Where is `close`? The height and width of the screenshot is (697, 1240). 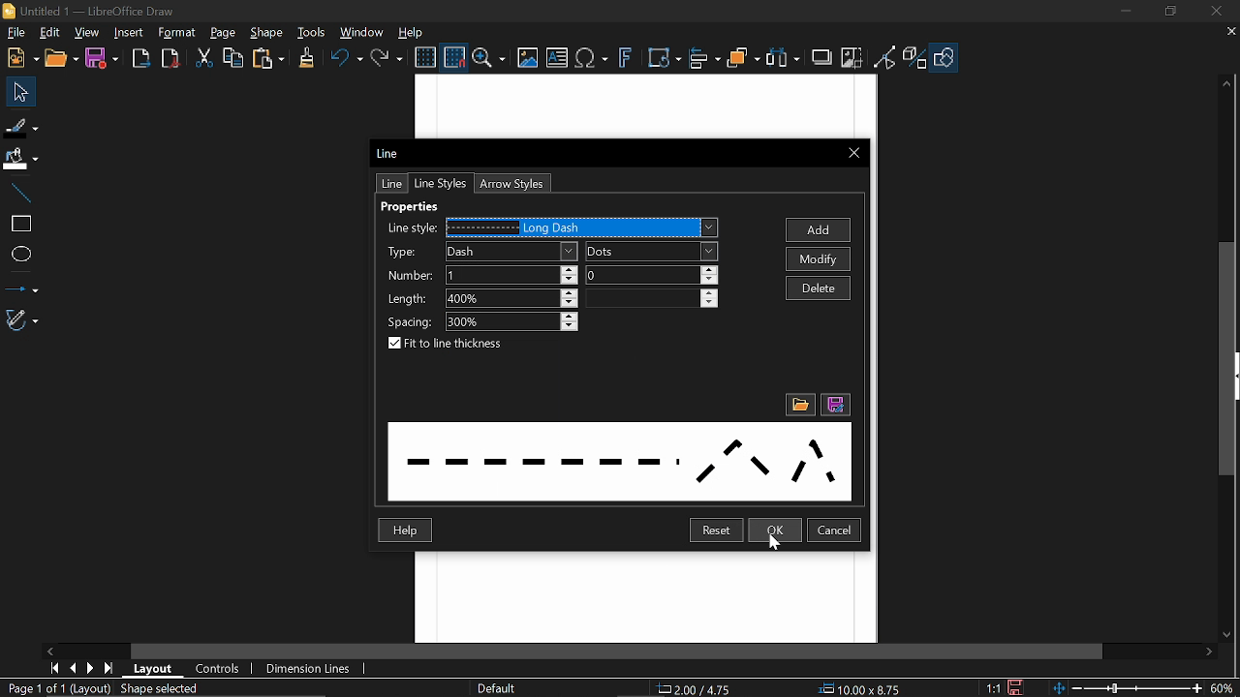
close is located at coordinates (1216, 12).